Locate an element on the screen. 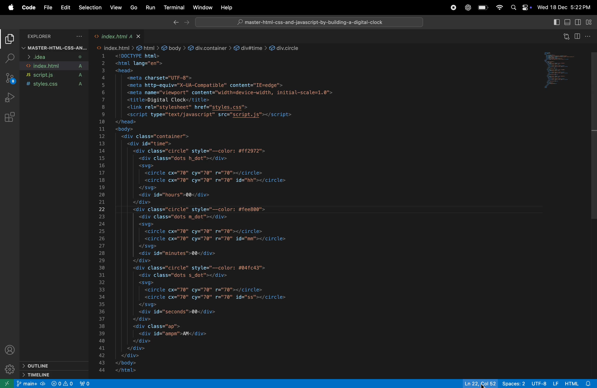  date and time is located at coordinates (565, 8).